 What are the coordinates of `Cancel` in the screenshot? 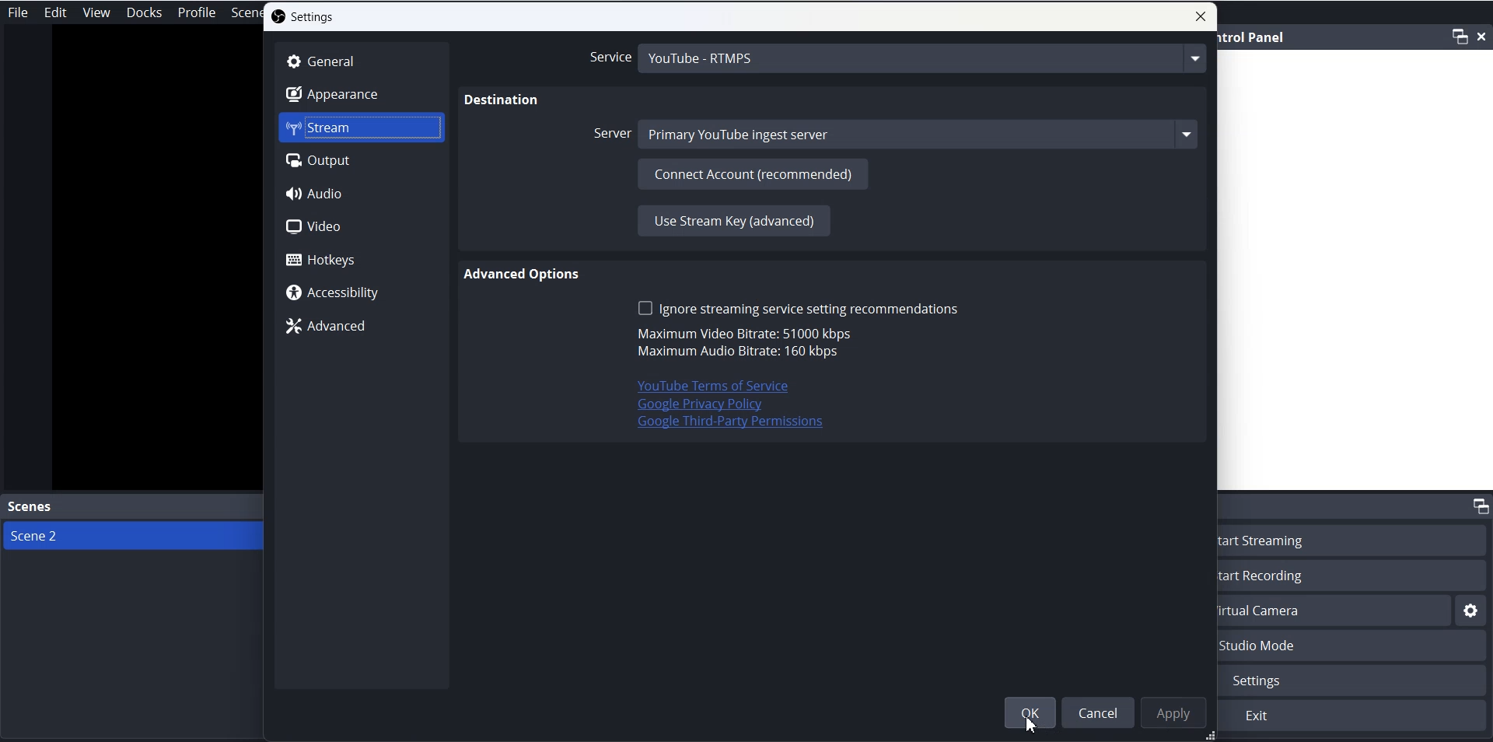 It's located at (1096, 712).